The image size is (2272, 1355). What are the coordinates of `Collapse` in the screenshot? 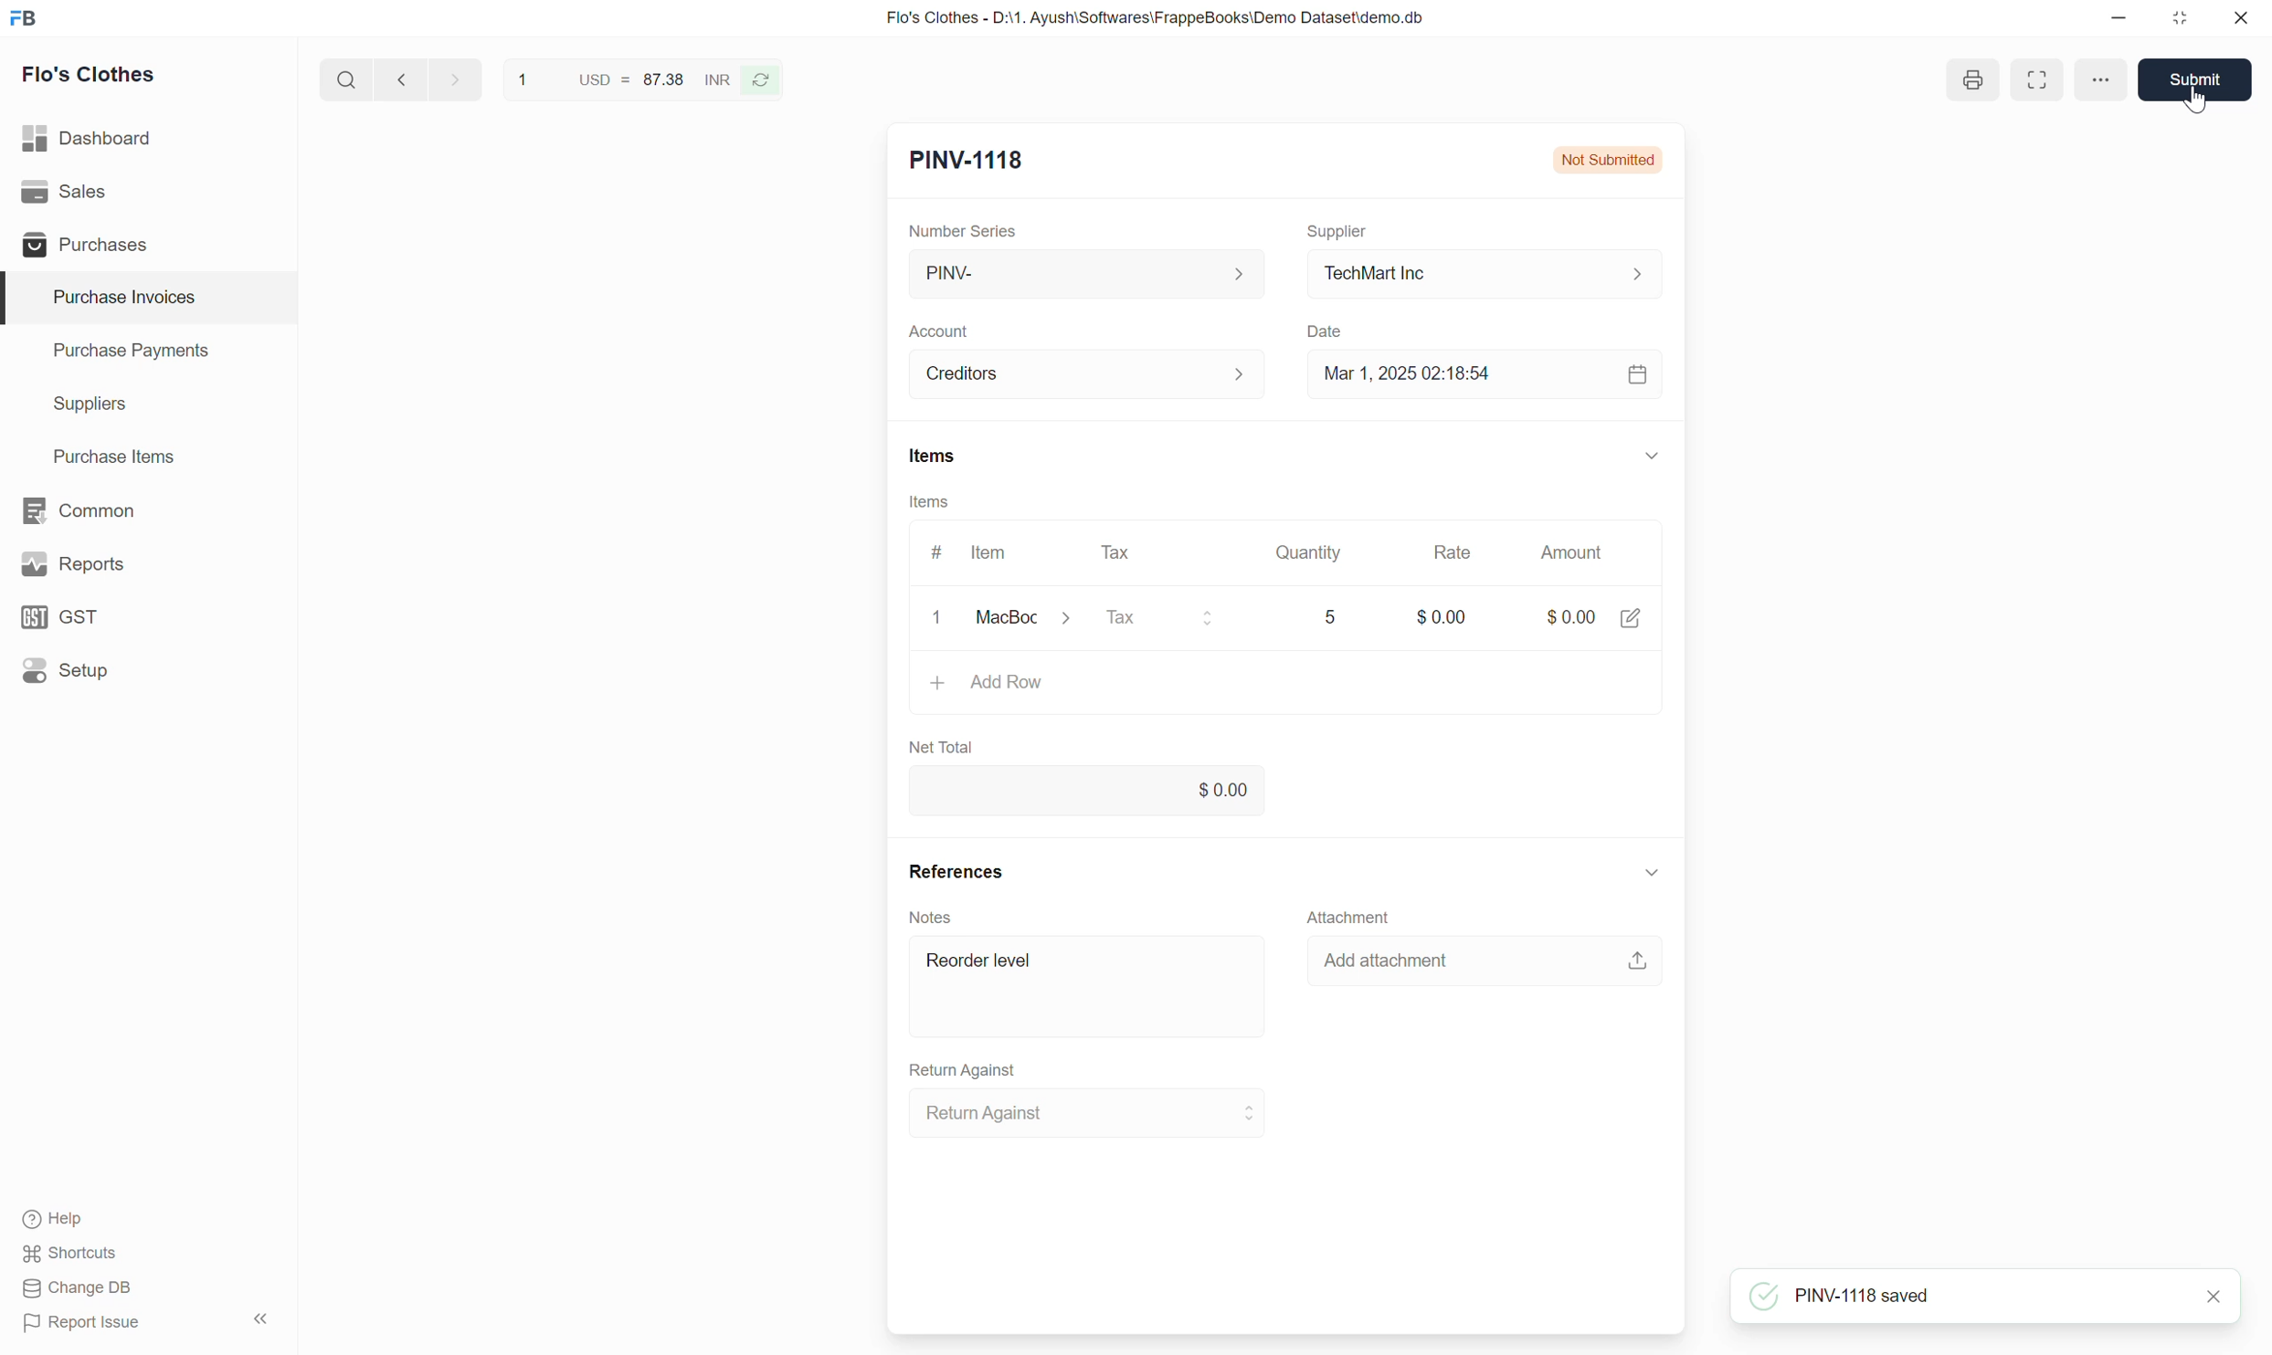 It's located at (1652, 872).